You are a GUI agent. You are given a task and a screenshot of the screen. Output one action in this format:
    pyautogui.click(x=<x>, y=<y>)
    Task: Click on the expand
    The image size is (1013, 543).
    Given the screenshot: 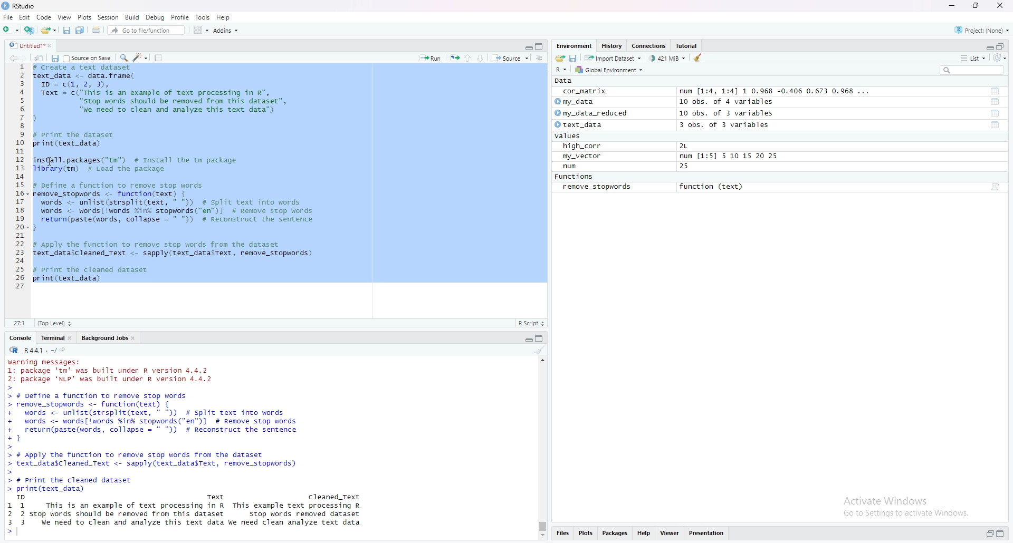 What is the action you would take?
    pyautogui.click(x=988, y=46)
    